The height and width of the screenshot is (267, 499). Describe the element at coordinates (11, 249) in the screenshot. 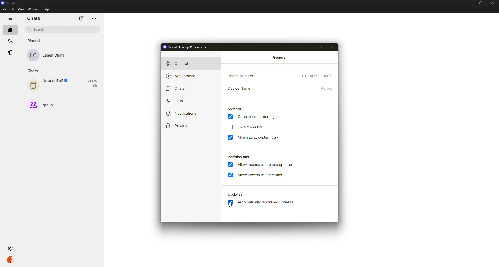

I see `settings` at that location.